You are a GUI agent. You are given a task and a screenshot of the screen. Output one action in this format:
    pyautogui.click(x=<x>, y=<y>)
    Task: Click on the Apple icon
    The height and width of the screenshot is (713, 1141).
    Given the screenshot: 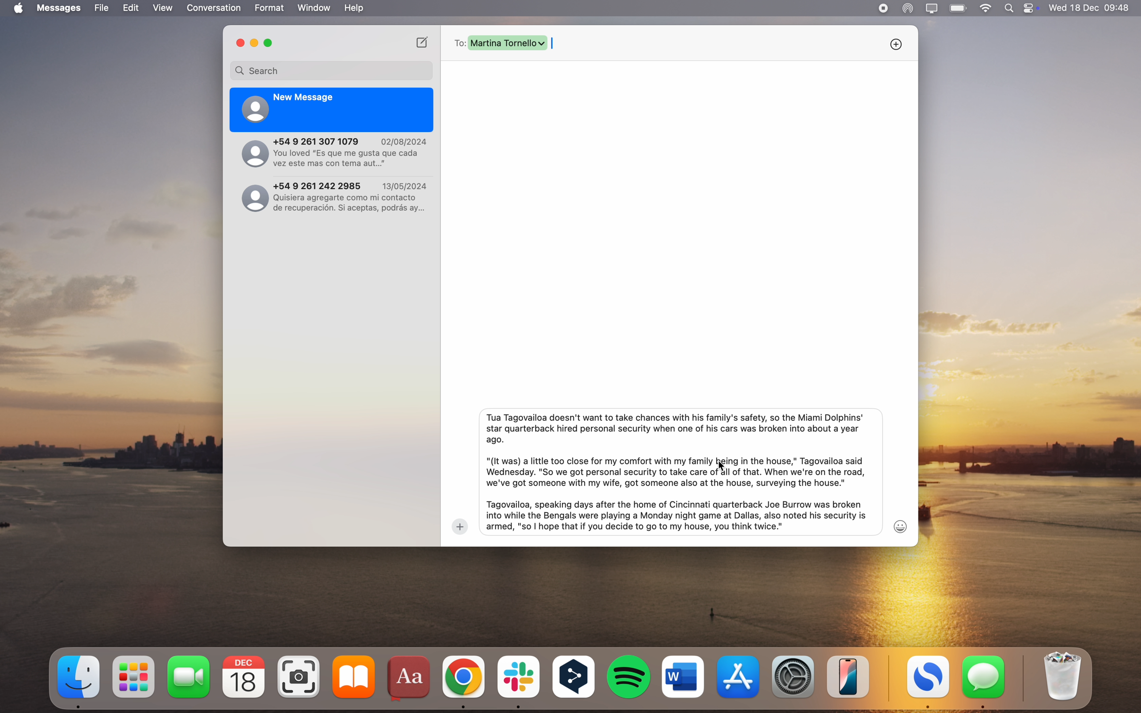 What is the action you would take?
    pyautogui.click(x=17, y=8)
    